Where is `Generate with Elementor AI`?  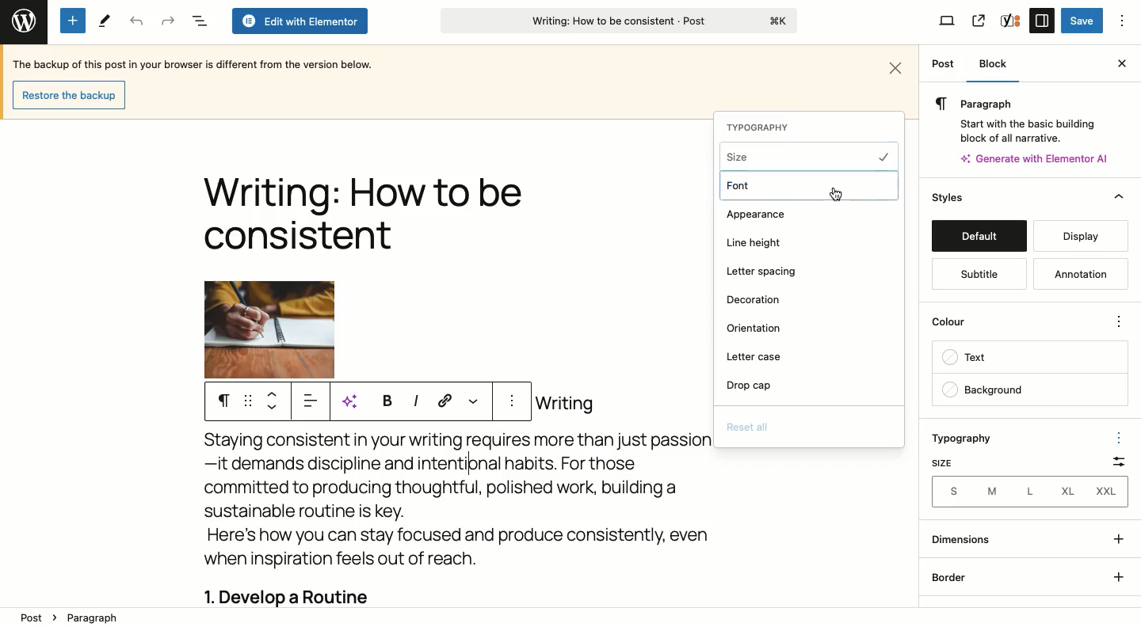 Generate with Elementor AI is located at coordinates (1036, 158).